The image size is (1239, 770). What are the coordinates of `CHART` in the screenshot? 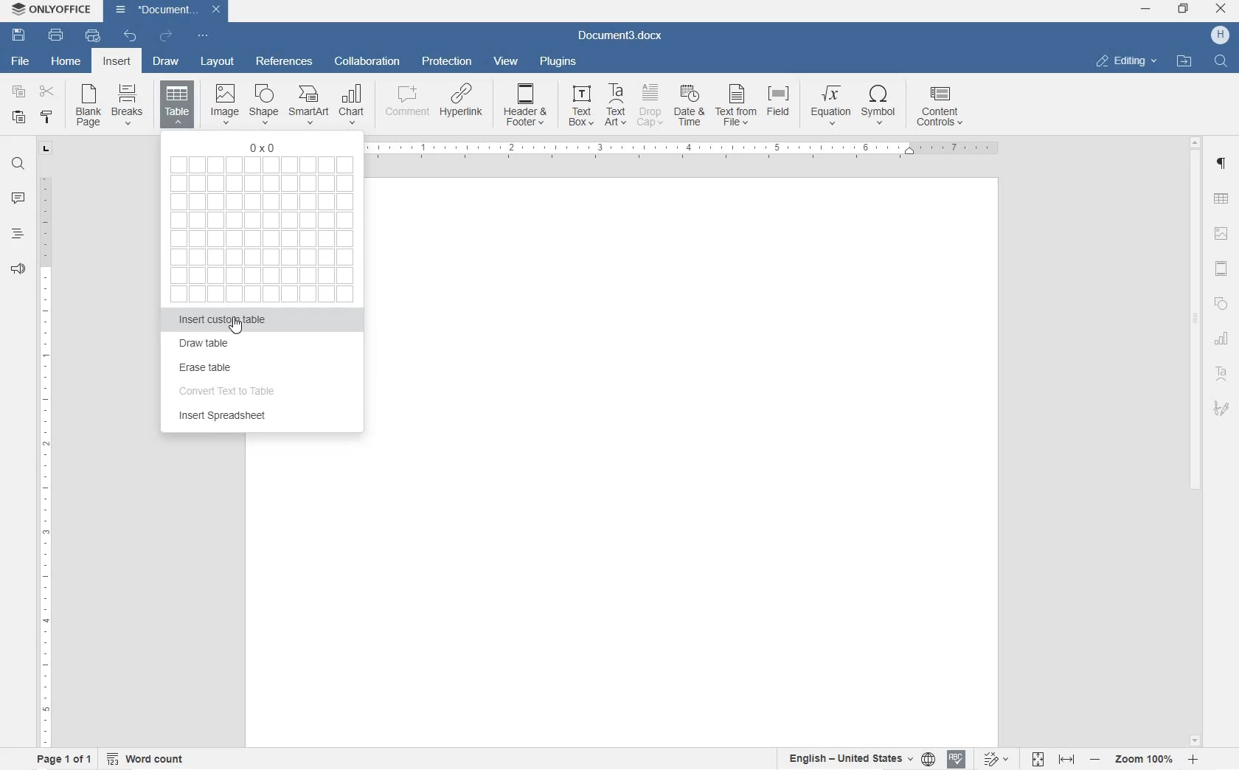 It's located at (1223, 341).